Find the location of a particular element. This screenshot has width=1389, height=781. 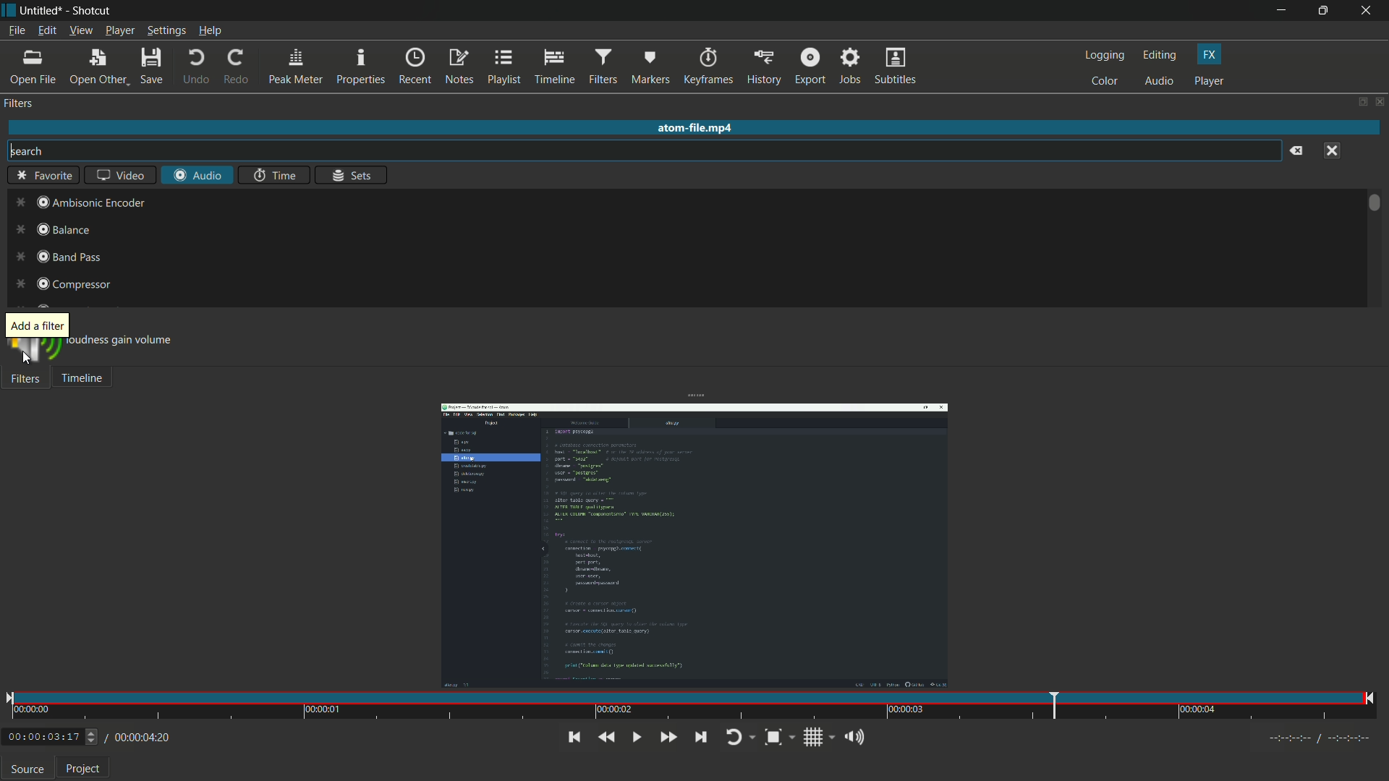

toggle play or pause is located at coordinates (636, 738).